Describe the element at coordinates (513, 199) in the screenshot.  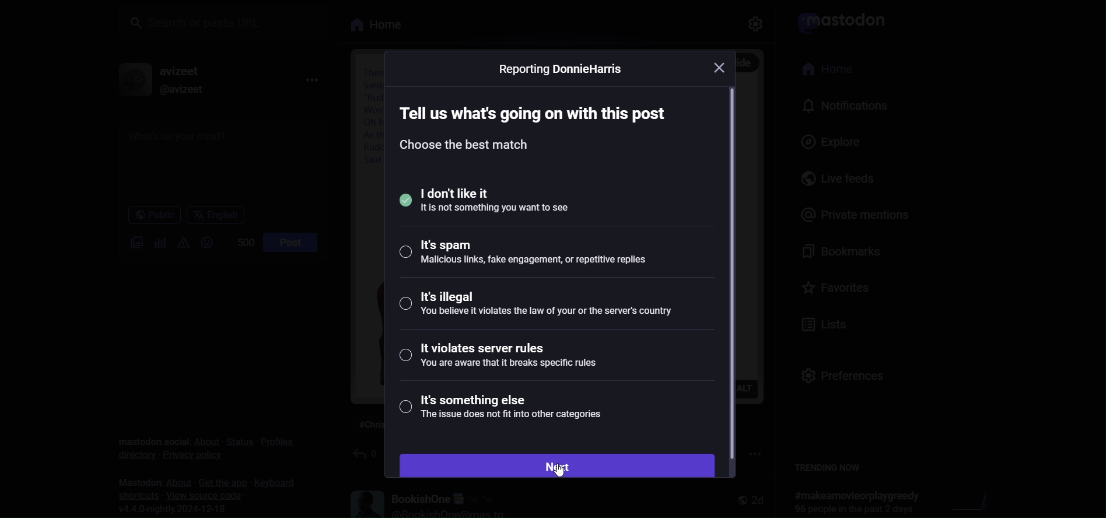
I see `I don't like it
Cy Itis not something you want to see` at that location.